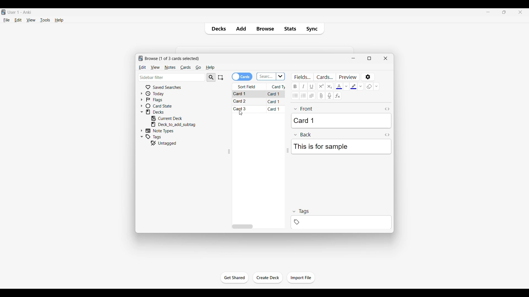 The height and width of the screenshot is (297, 529). I want to click on Click to go to card state, so click(163, 106).